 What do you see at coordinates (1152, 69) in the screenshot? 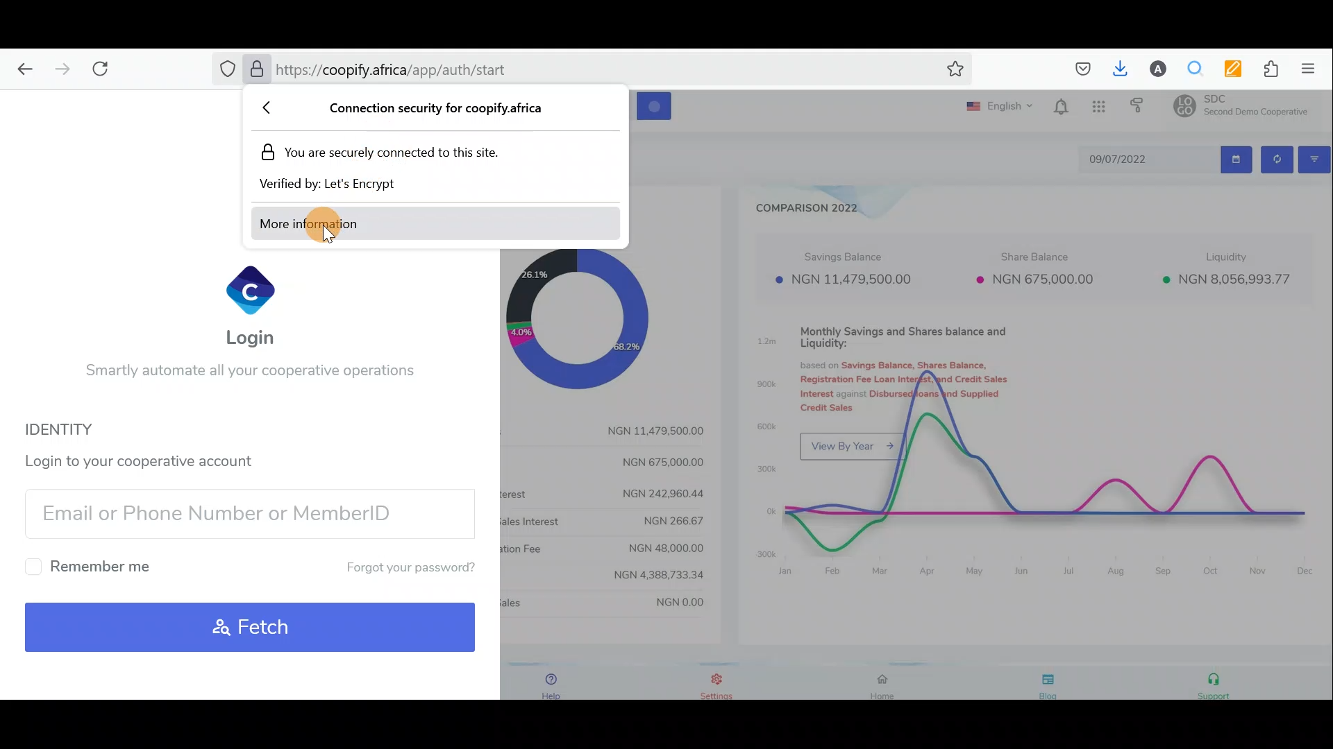
I see `Account` at bounding box center [1152, 69].